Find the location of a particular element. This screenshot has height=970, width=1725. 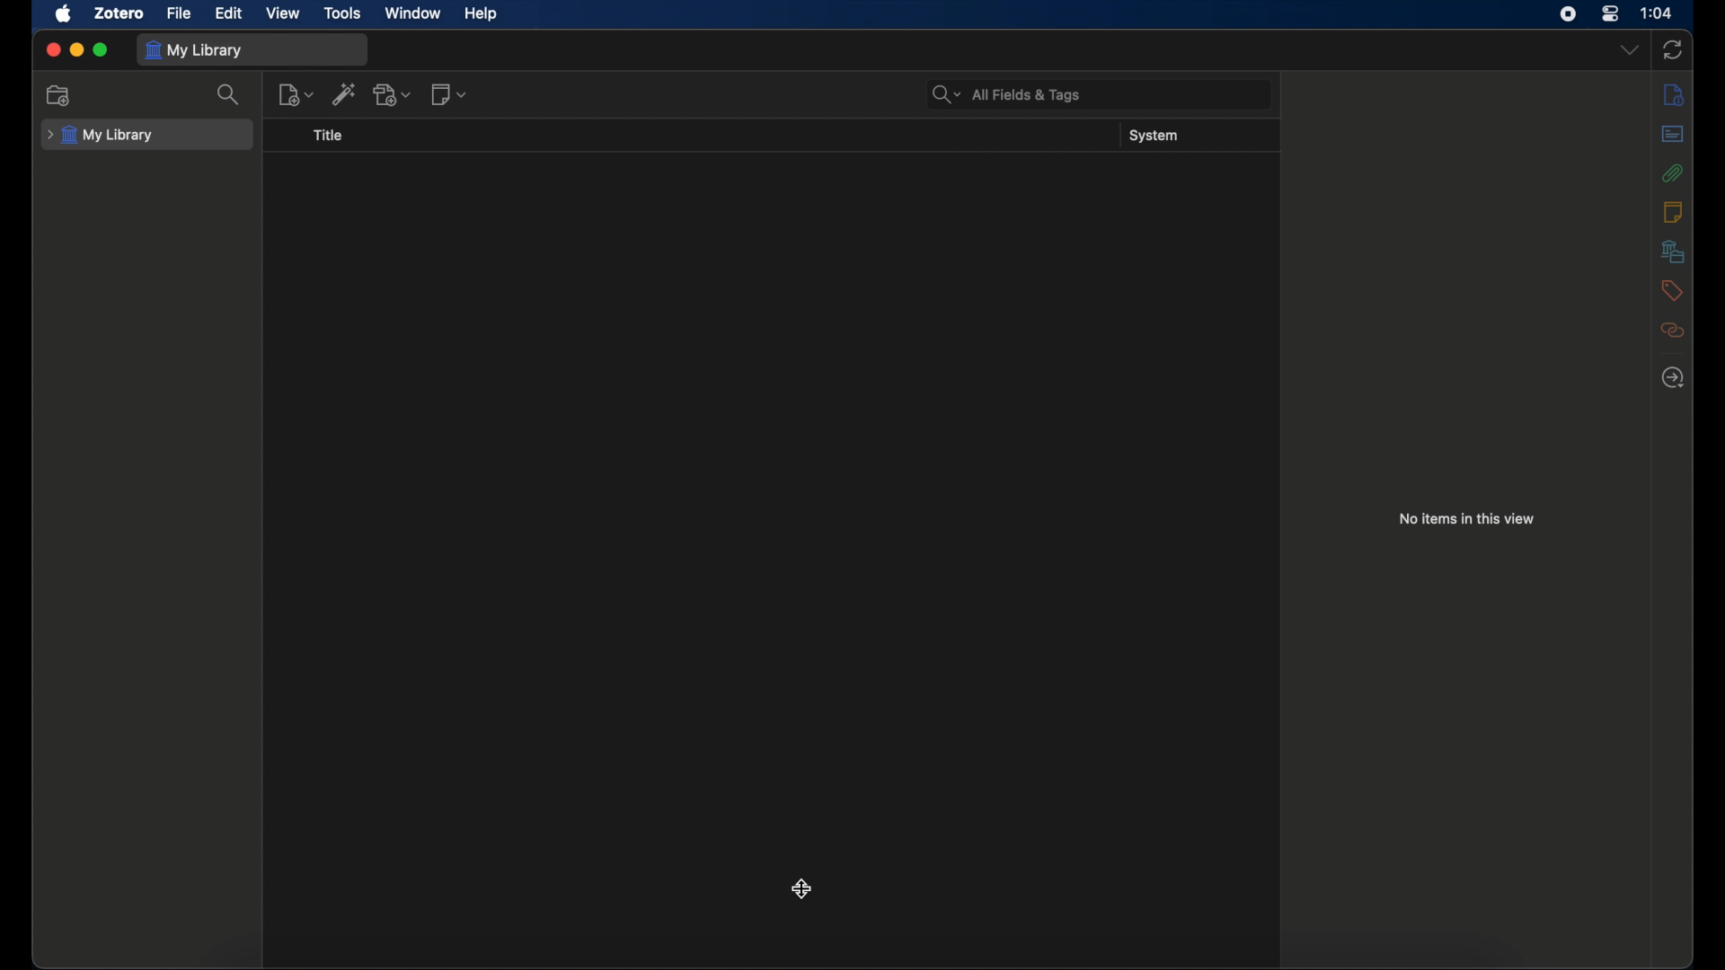

abstract is located at coordinates (1675, 135).